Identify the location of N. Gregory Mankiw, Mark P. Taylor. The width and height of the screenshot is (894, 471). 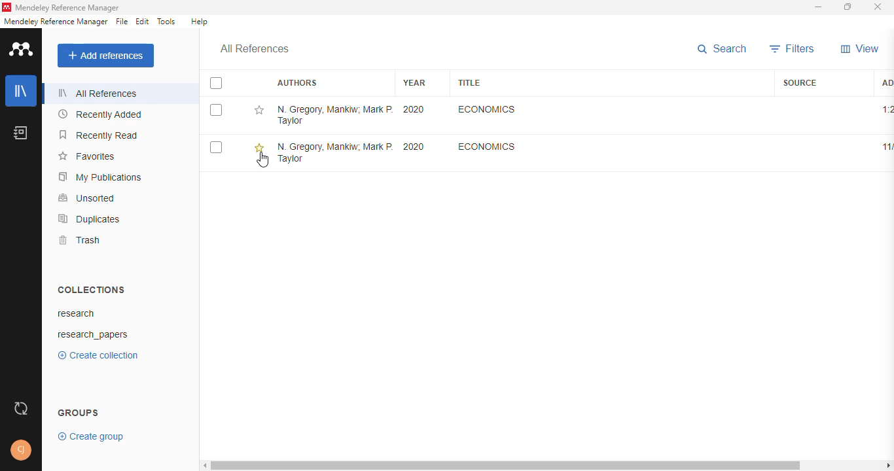
(334, 152).